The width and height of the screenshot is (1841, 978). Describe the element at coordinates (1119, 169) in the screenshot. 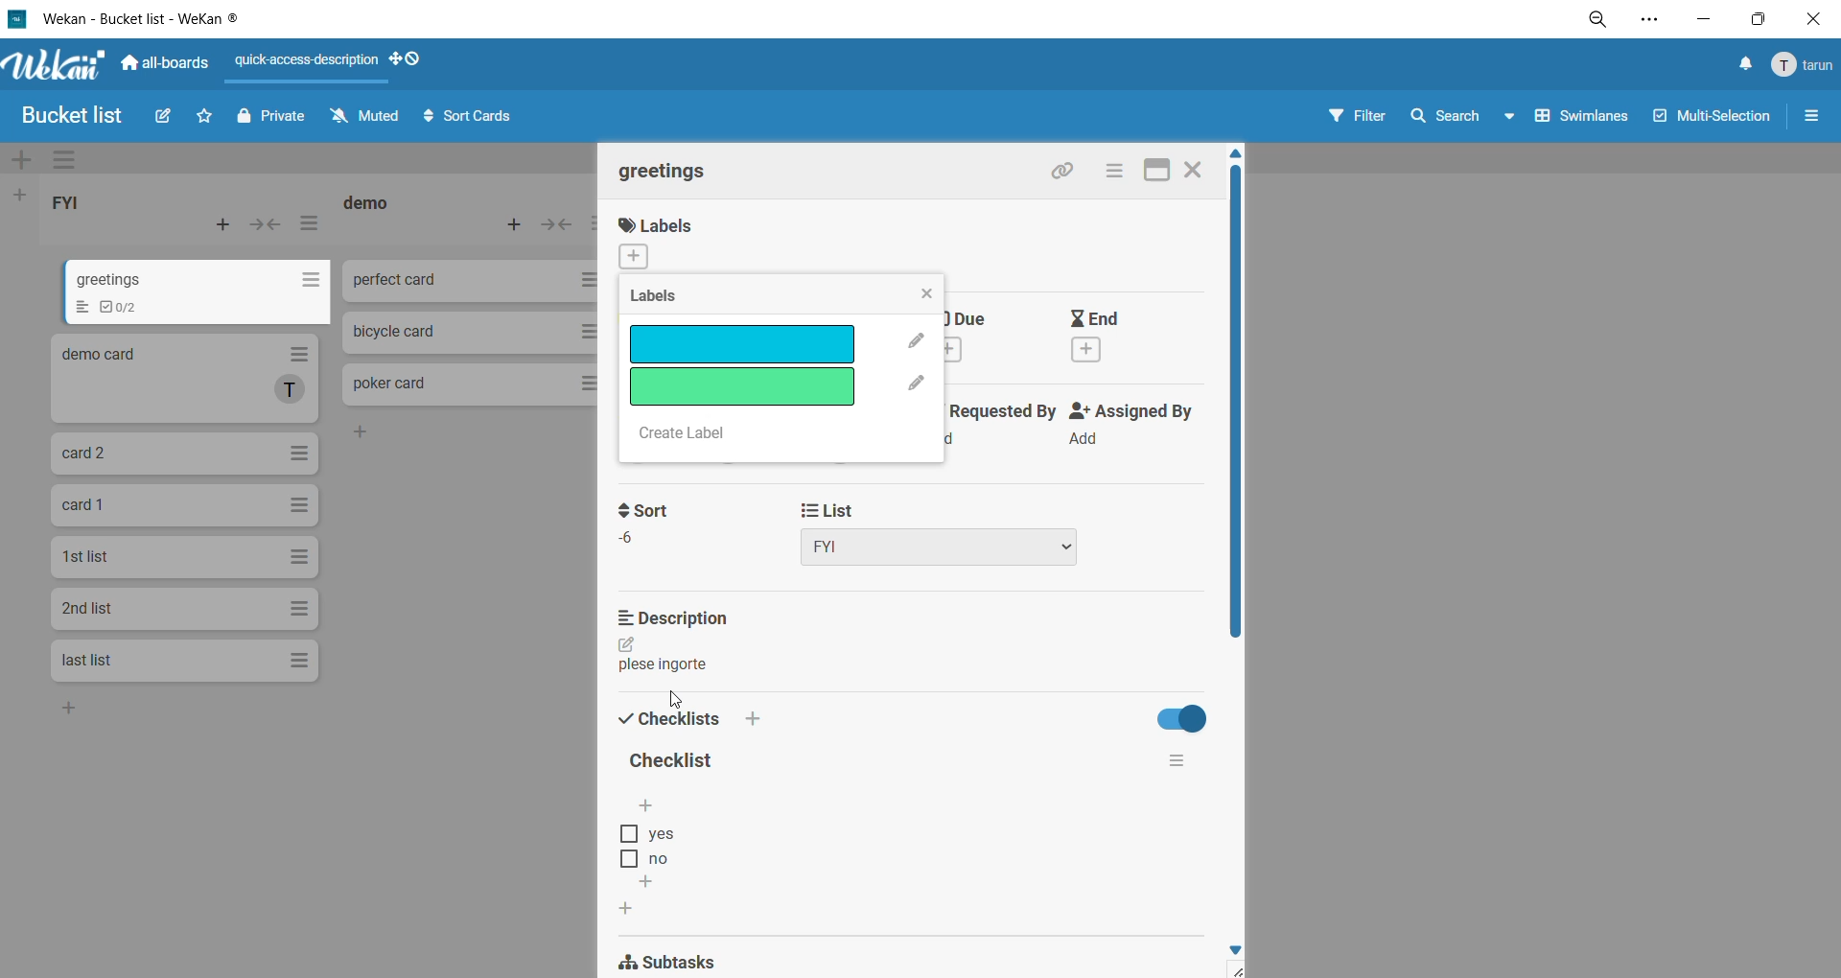

I see `card actions` at that location.